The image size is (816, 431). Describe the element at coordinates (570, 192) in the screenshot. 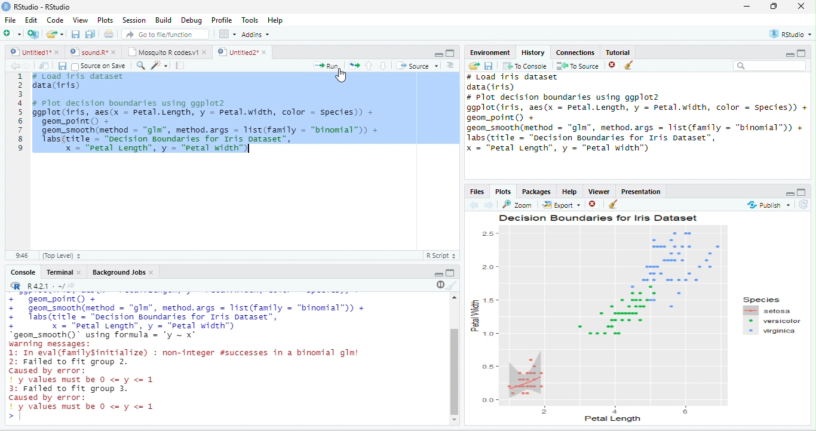

I see `Help` at that location.